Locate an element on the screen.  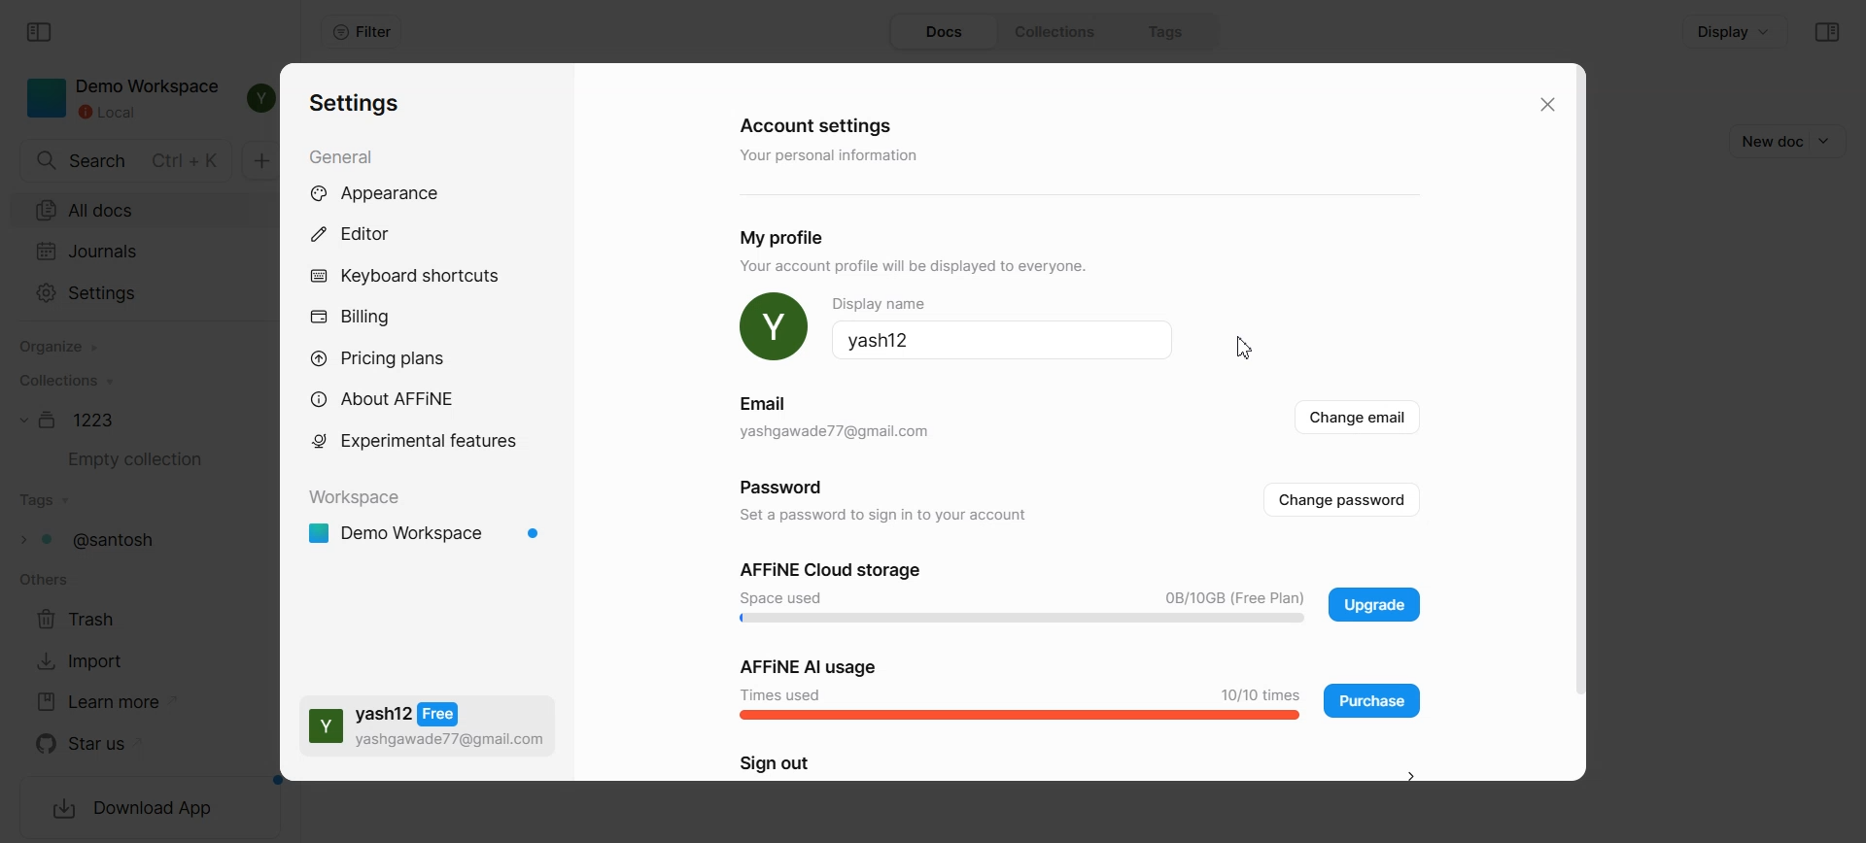
YOUr account proftie will be displayed 1o everyone. is located at coordinates (924, 264).